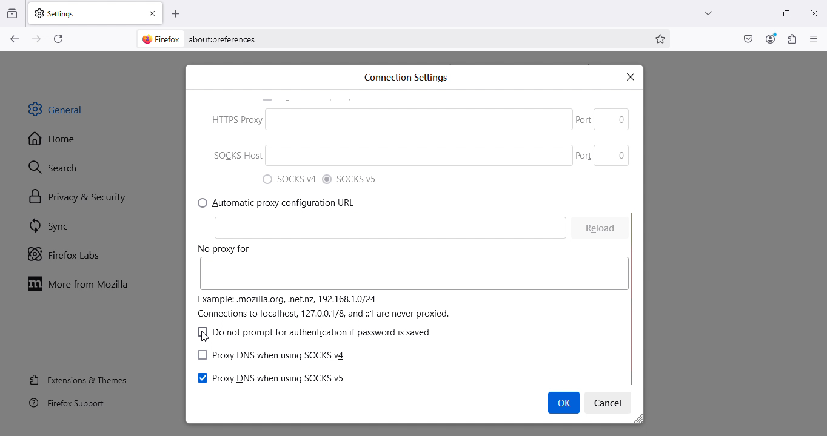 The image size is (827, 436). What do you see at coordinates (155, 13) in the screenshot?
I see `Close tab` at bounding box center [155, 13].